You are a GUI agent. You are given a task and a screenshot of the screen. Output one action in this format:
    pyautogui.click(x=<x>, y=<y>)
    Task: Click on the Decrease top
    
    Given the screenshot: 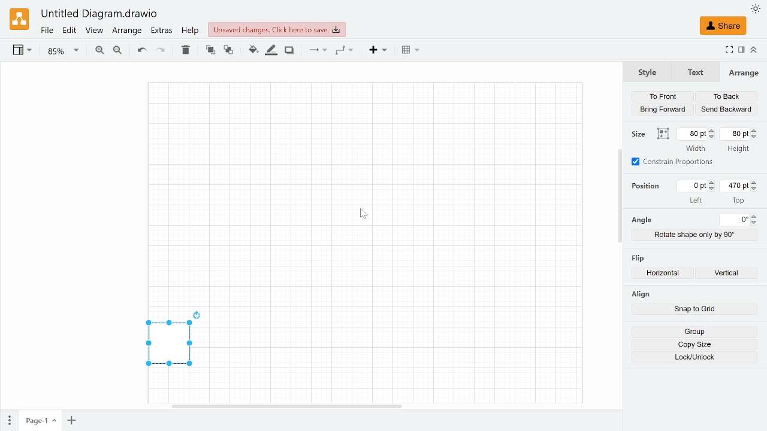 What is the action you would take?
    pyautogui.click(x=756, y=189)
    